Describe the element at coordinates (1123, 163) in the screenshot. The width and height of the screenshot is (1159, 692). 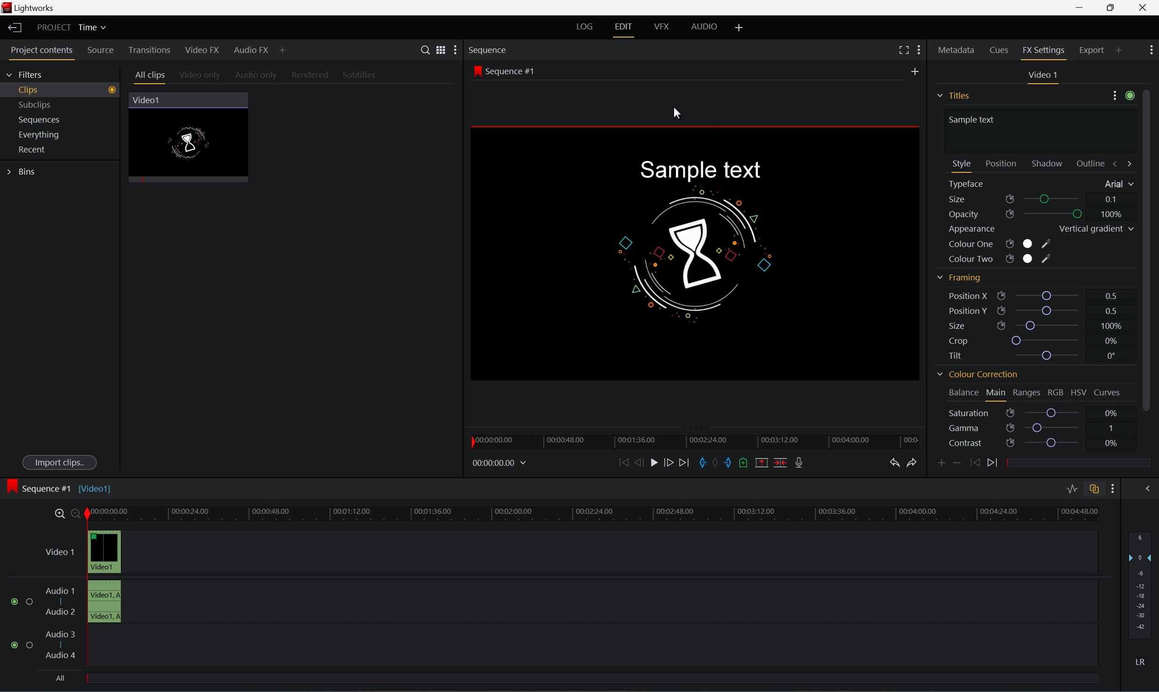
I see `back / forward` at that location.